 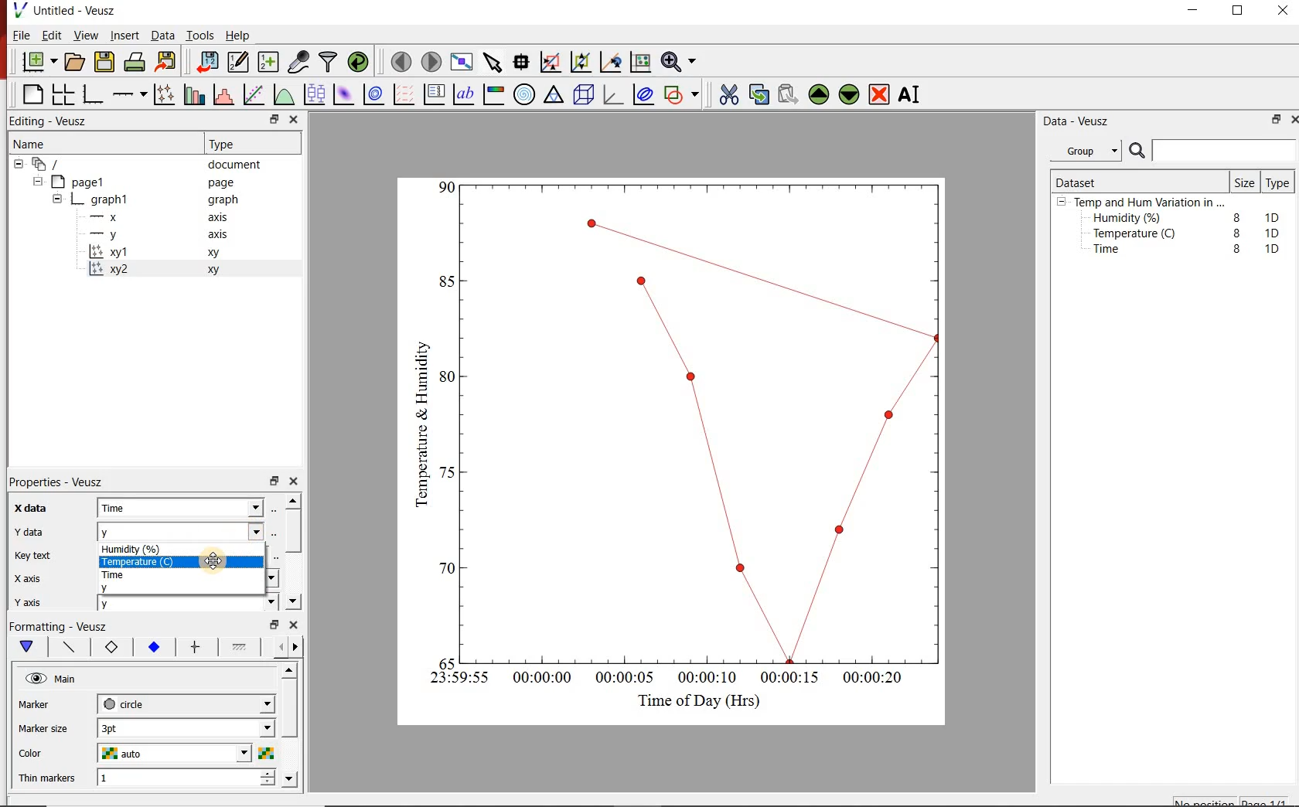 I want to click on y axis, so click(x=39, y=600).